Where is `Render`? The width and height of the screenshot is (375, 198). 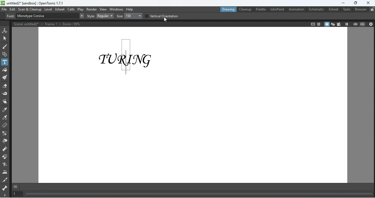
Render is located at coordinates (91, 9).